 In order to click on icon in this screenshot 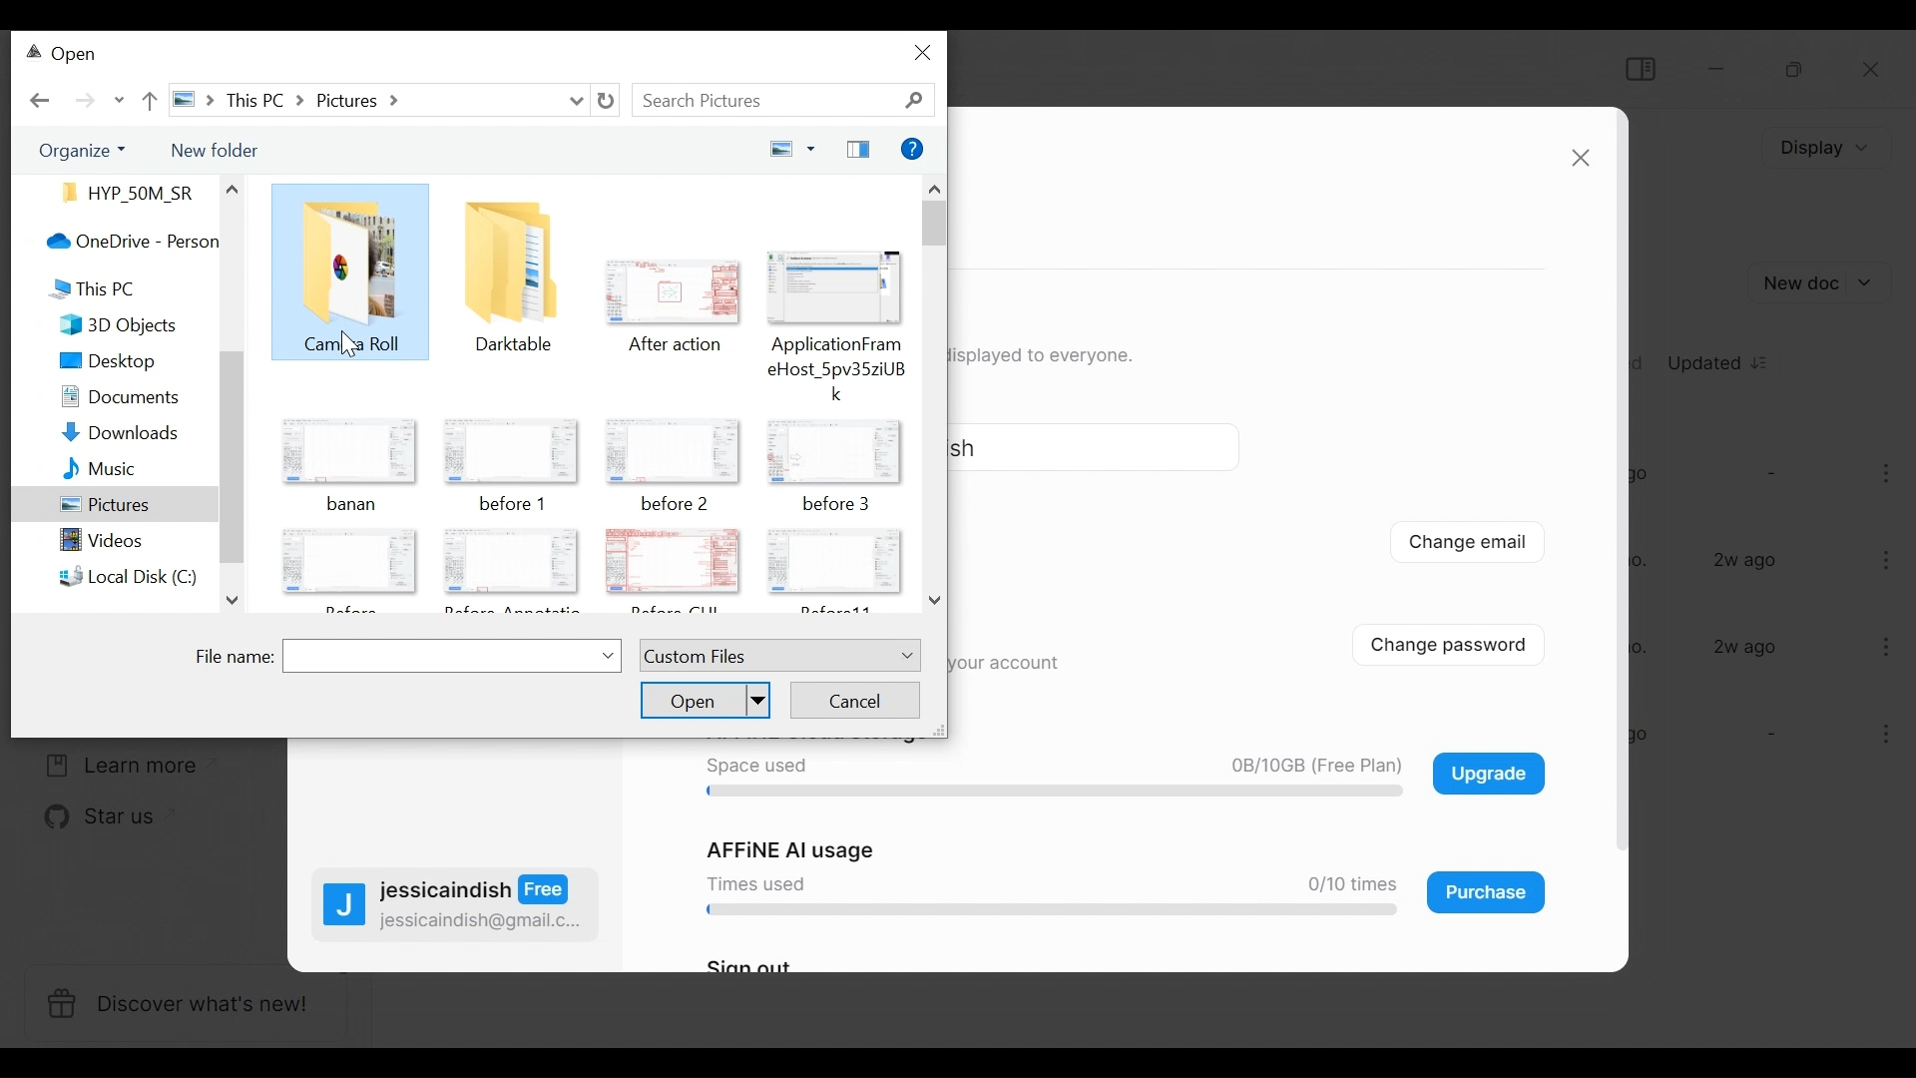, I will do `click(671, 291)`.